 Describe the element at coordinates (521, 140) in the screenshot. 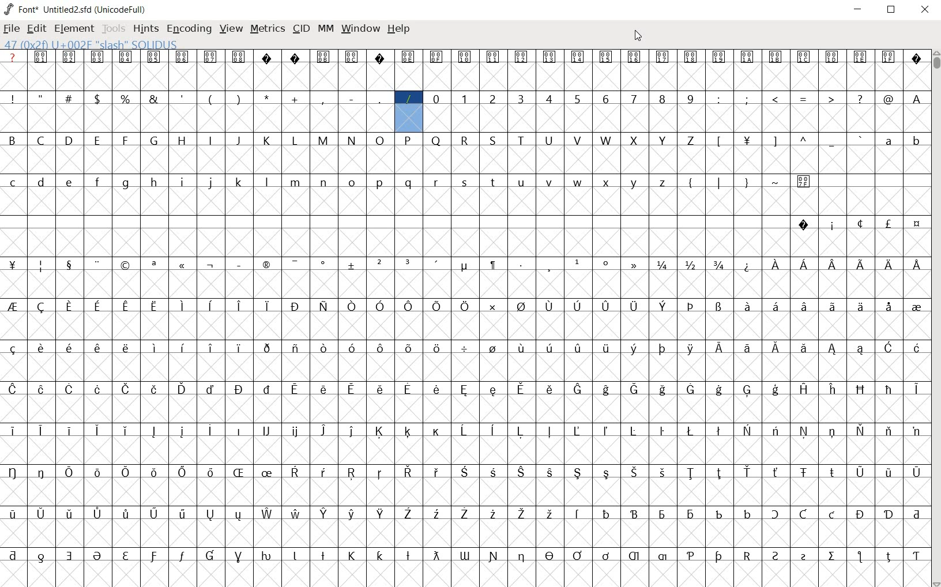

I see `glyph` at that location.